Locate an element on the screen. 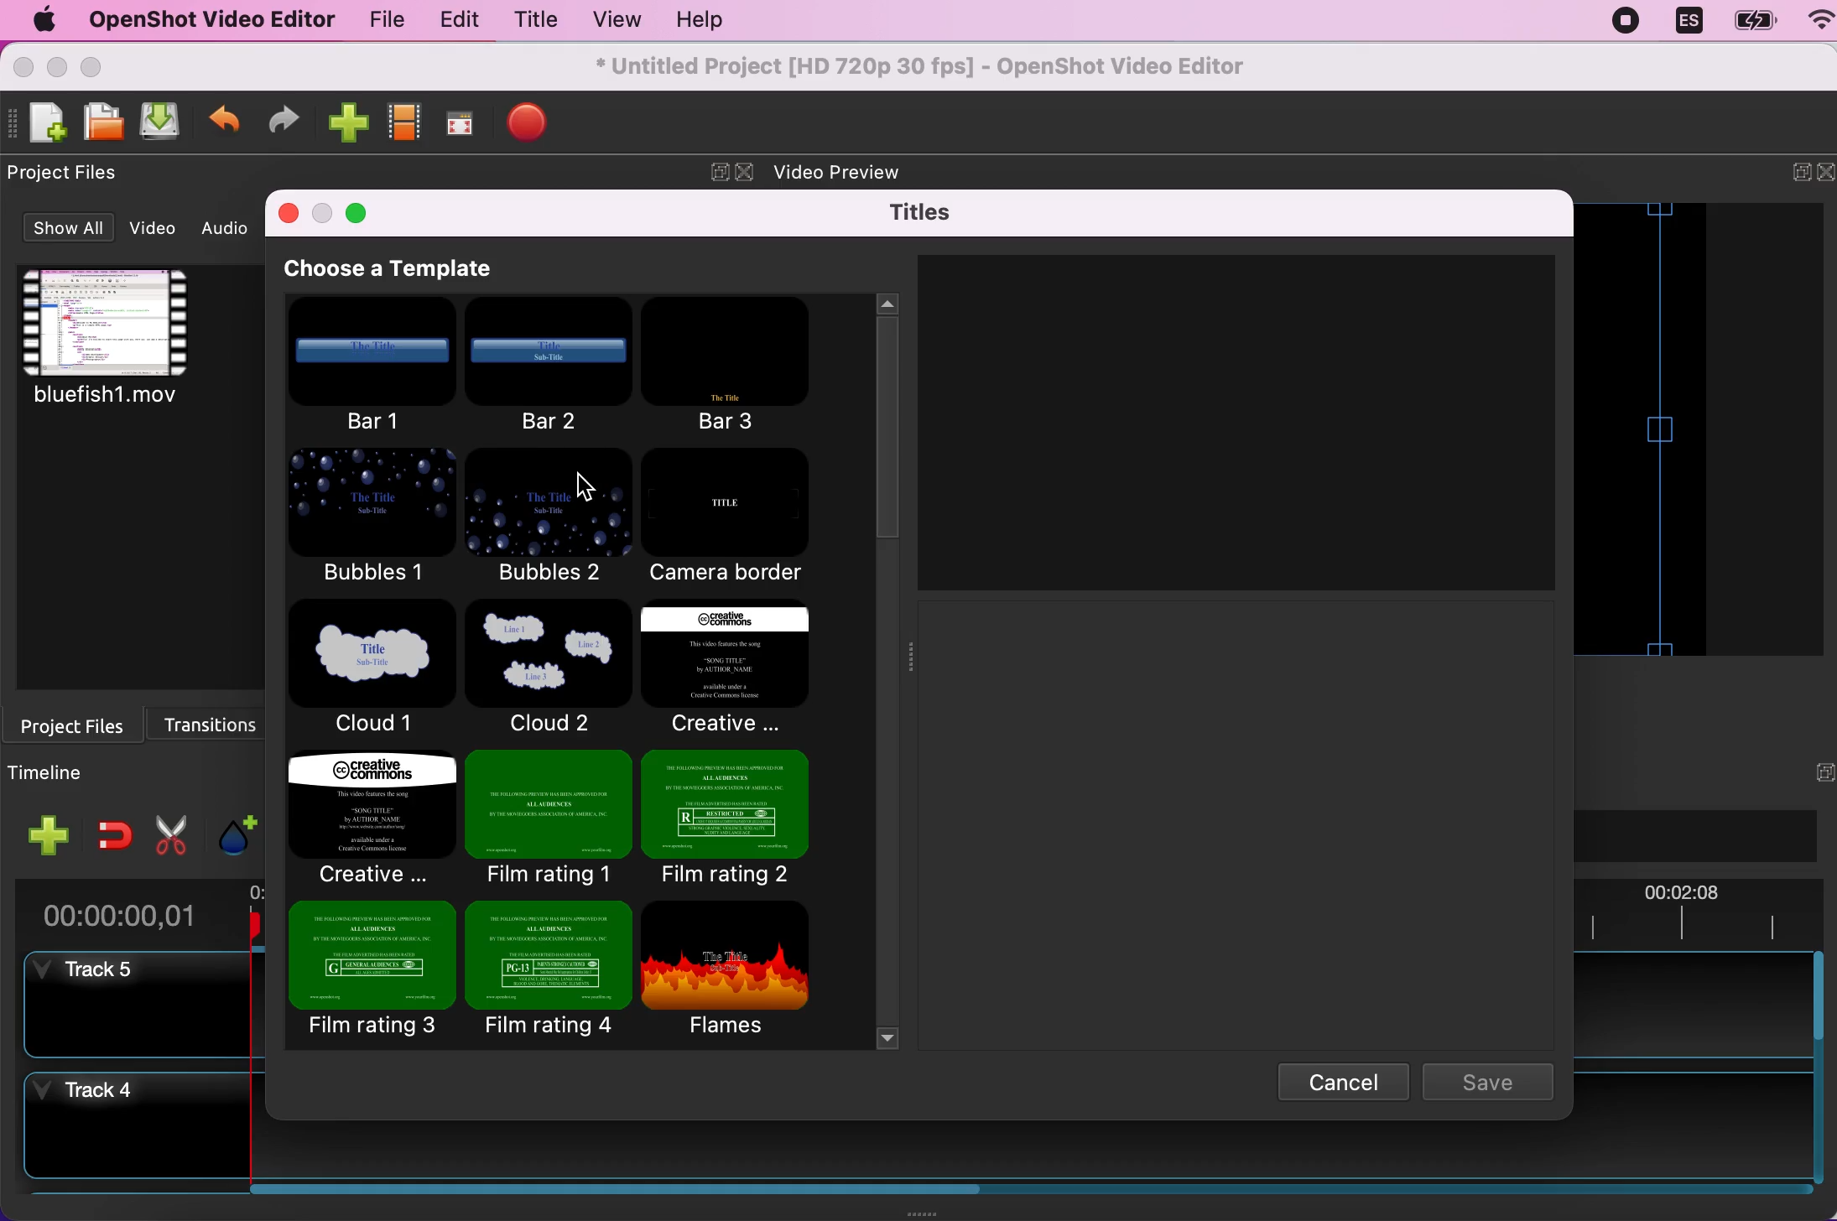 The height and width of the screenshot is (1221, 1837). save is located at coordinates (1494, 1082).